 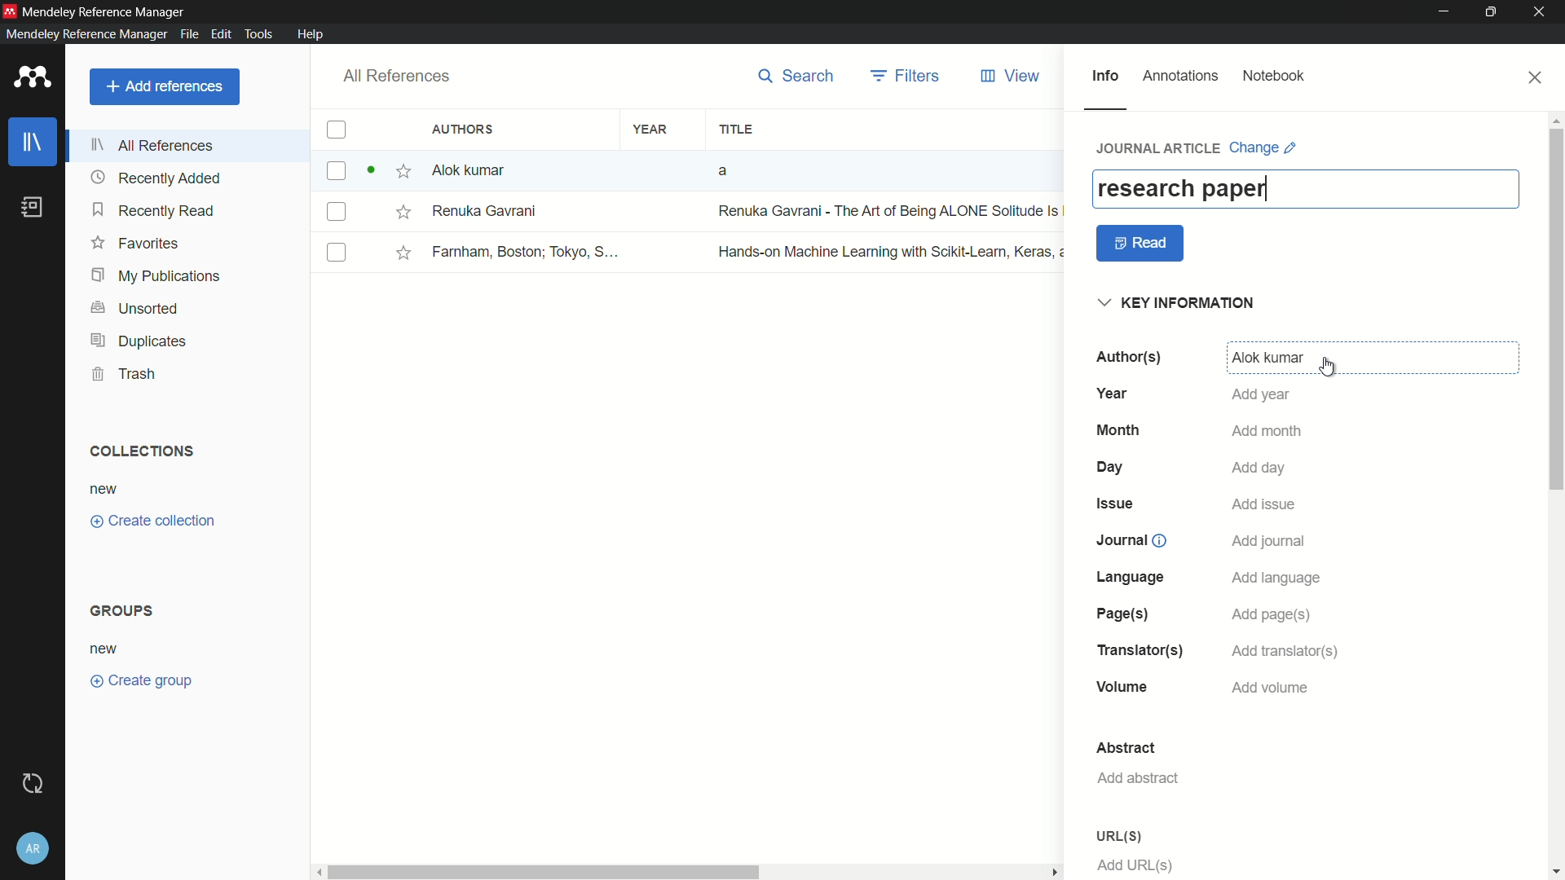 What do you see at coordinates (394, 77) in the screenshot?
I see `all references` at bounding box center [394, 77].